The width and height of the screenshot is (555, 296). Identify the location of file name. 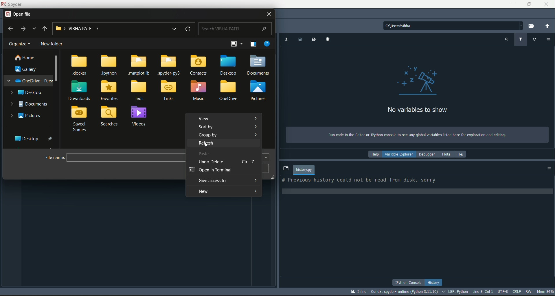
(304, 170).